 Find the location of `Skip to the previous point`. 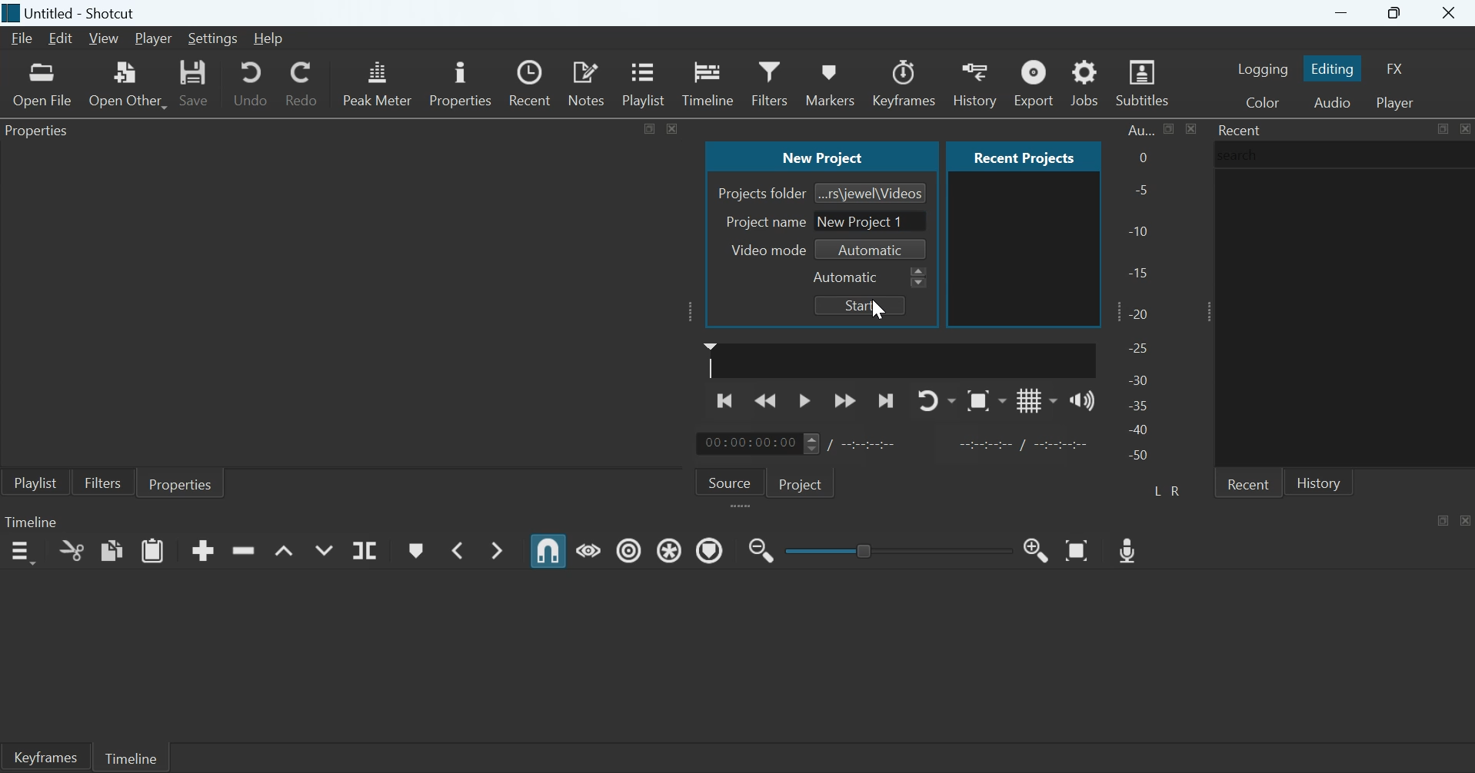

Skip to the previous point is located at coordinates (727, 399).